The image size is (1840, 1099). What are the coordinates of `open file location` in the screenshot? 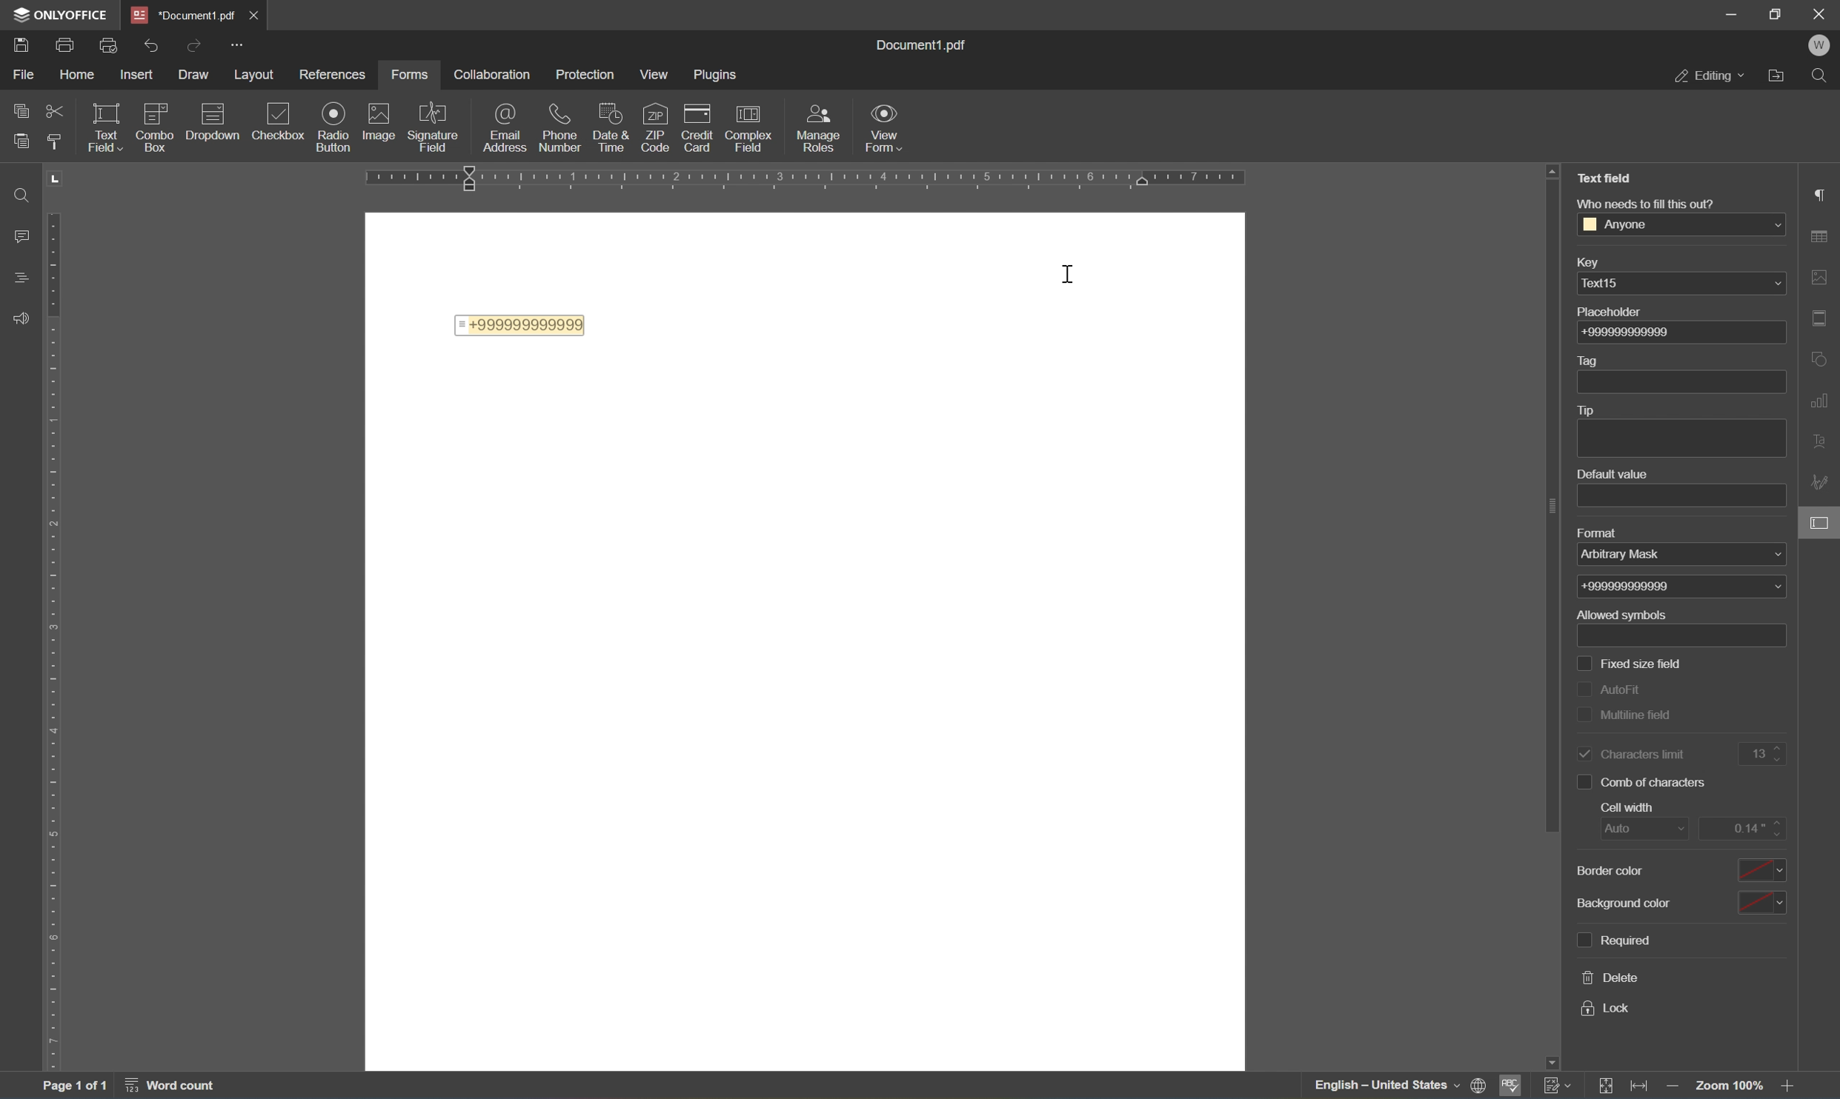 It's located at (1784, 73).